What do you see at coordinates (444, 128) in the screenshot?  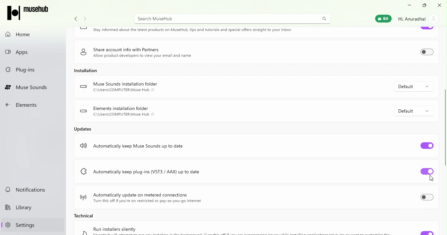 I see `scroll bar` at bounding box center [444, 128].